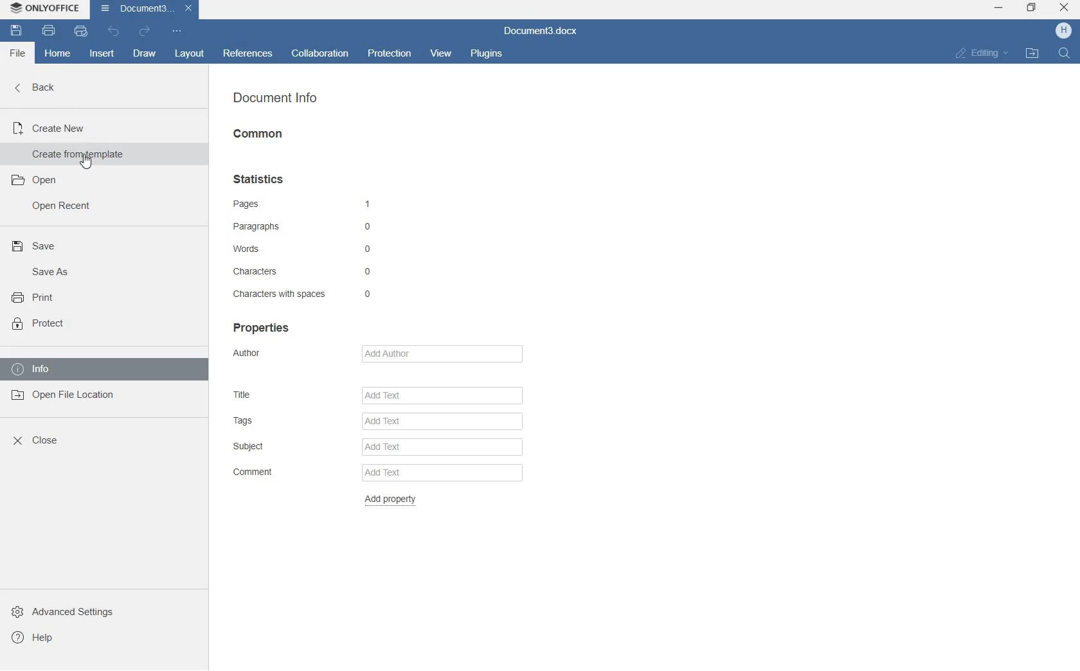 The height and width of the screenshot is (671, 1080). I want to click on save, so click(16, 32).